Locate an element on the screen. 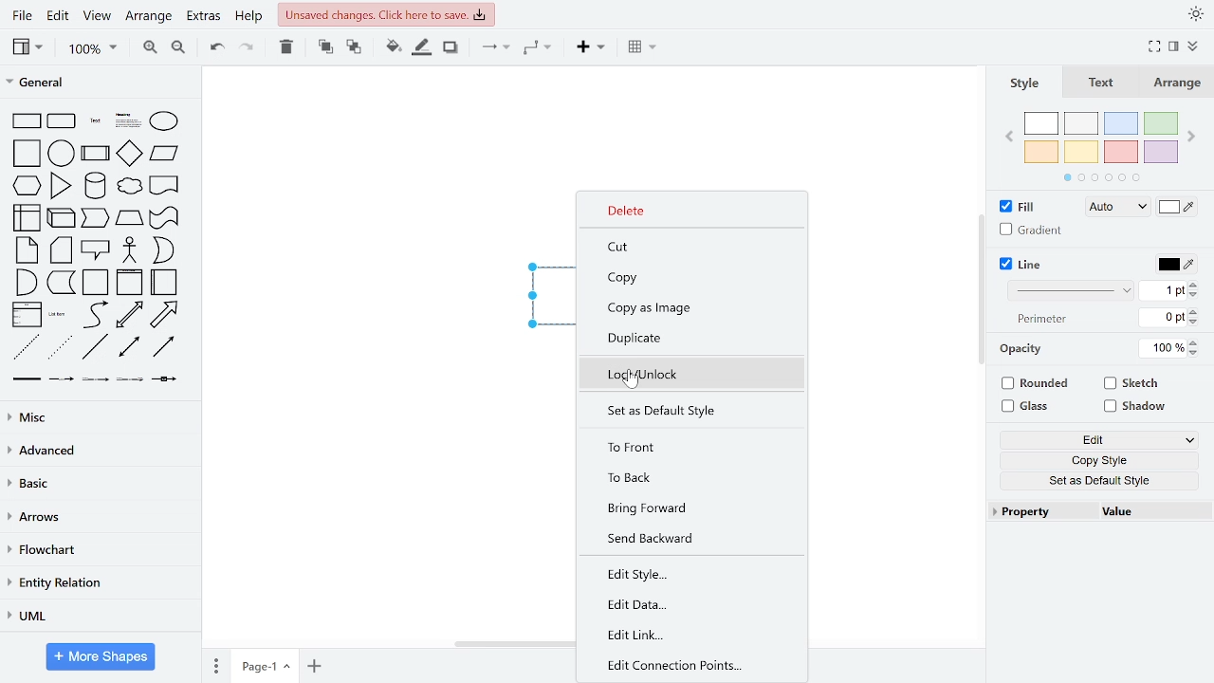 This screenshot has width=1214, height=683. edit style is located at coordinates (686, 573).